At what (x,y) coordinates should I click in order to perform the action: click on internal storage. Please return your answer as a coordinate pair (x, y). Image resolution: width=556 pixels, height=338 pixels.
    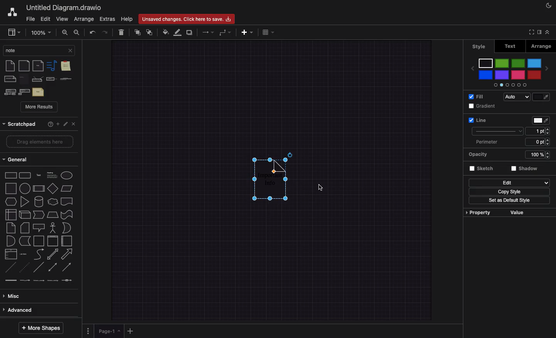
    Looking at the image, I should click on (10, 215).